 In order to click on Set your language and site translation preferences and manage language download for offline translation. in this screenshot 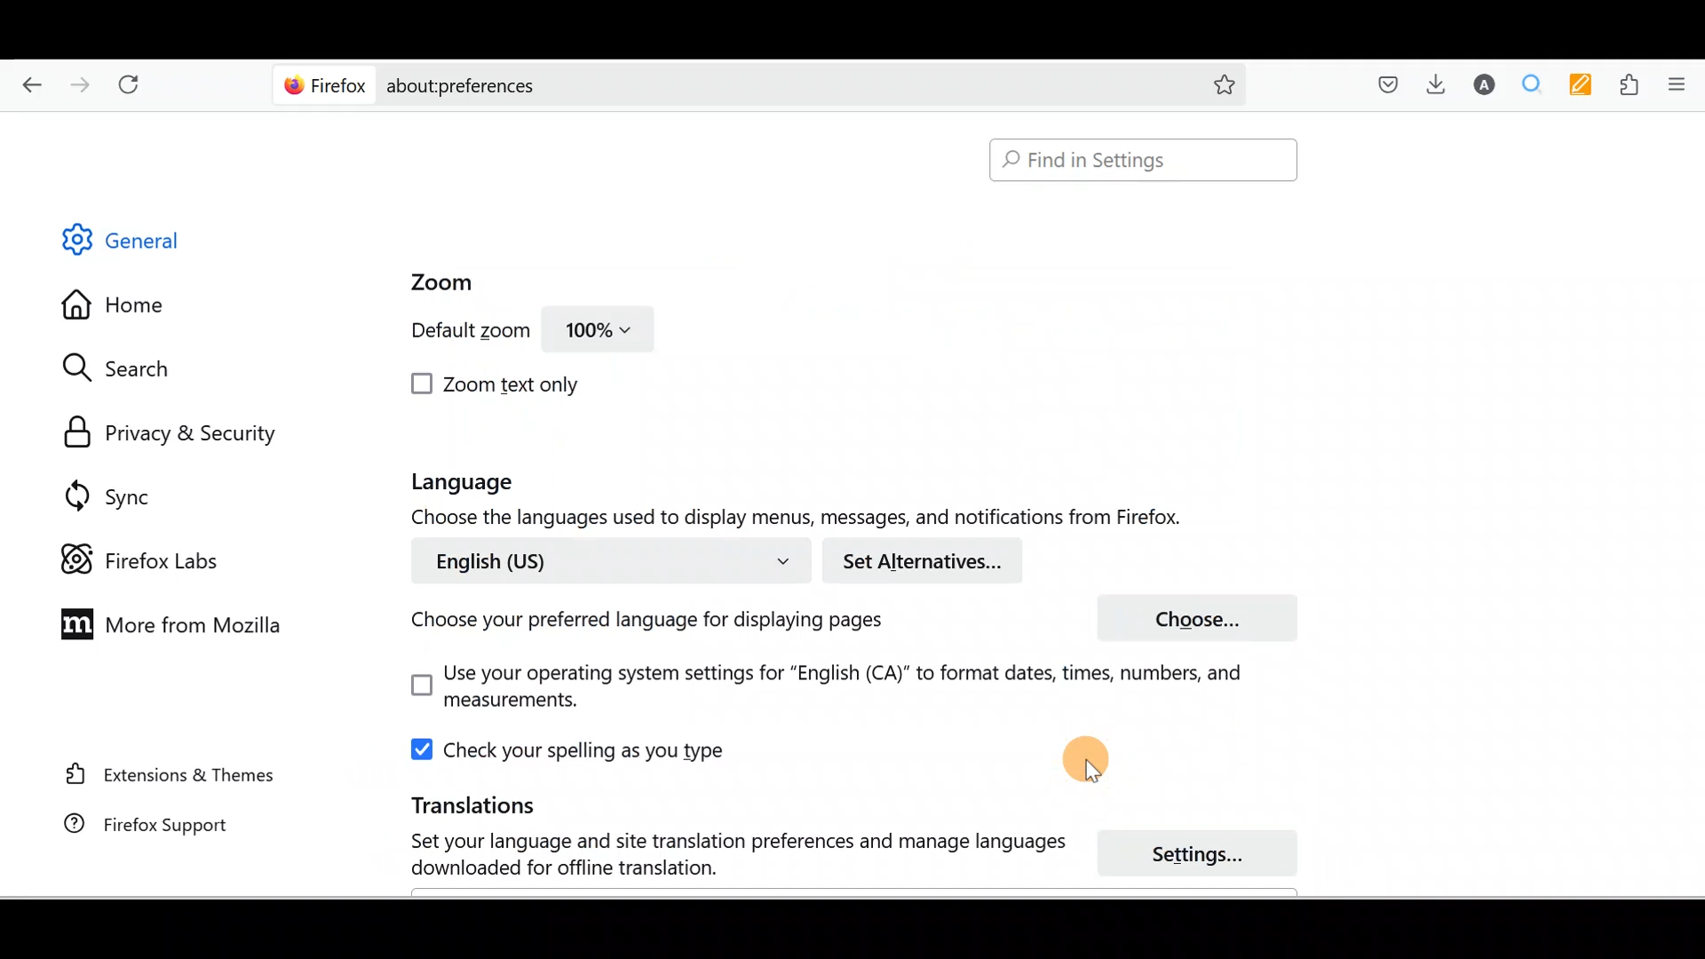, I will do `click(721, 855)`.